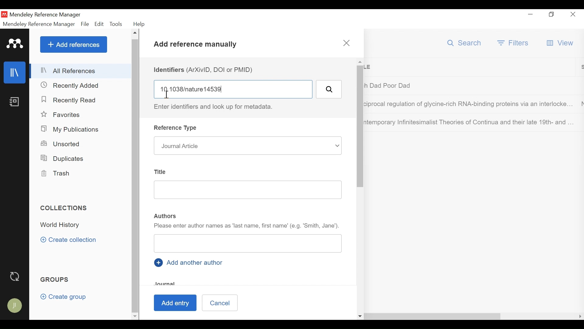 This screenshot has height=329, width=584. Describe the element at coordinates (219, 302) in the screenshot. I see `Cancel` at that location.